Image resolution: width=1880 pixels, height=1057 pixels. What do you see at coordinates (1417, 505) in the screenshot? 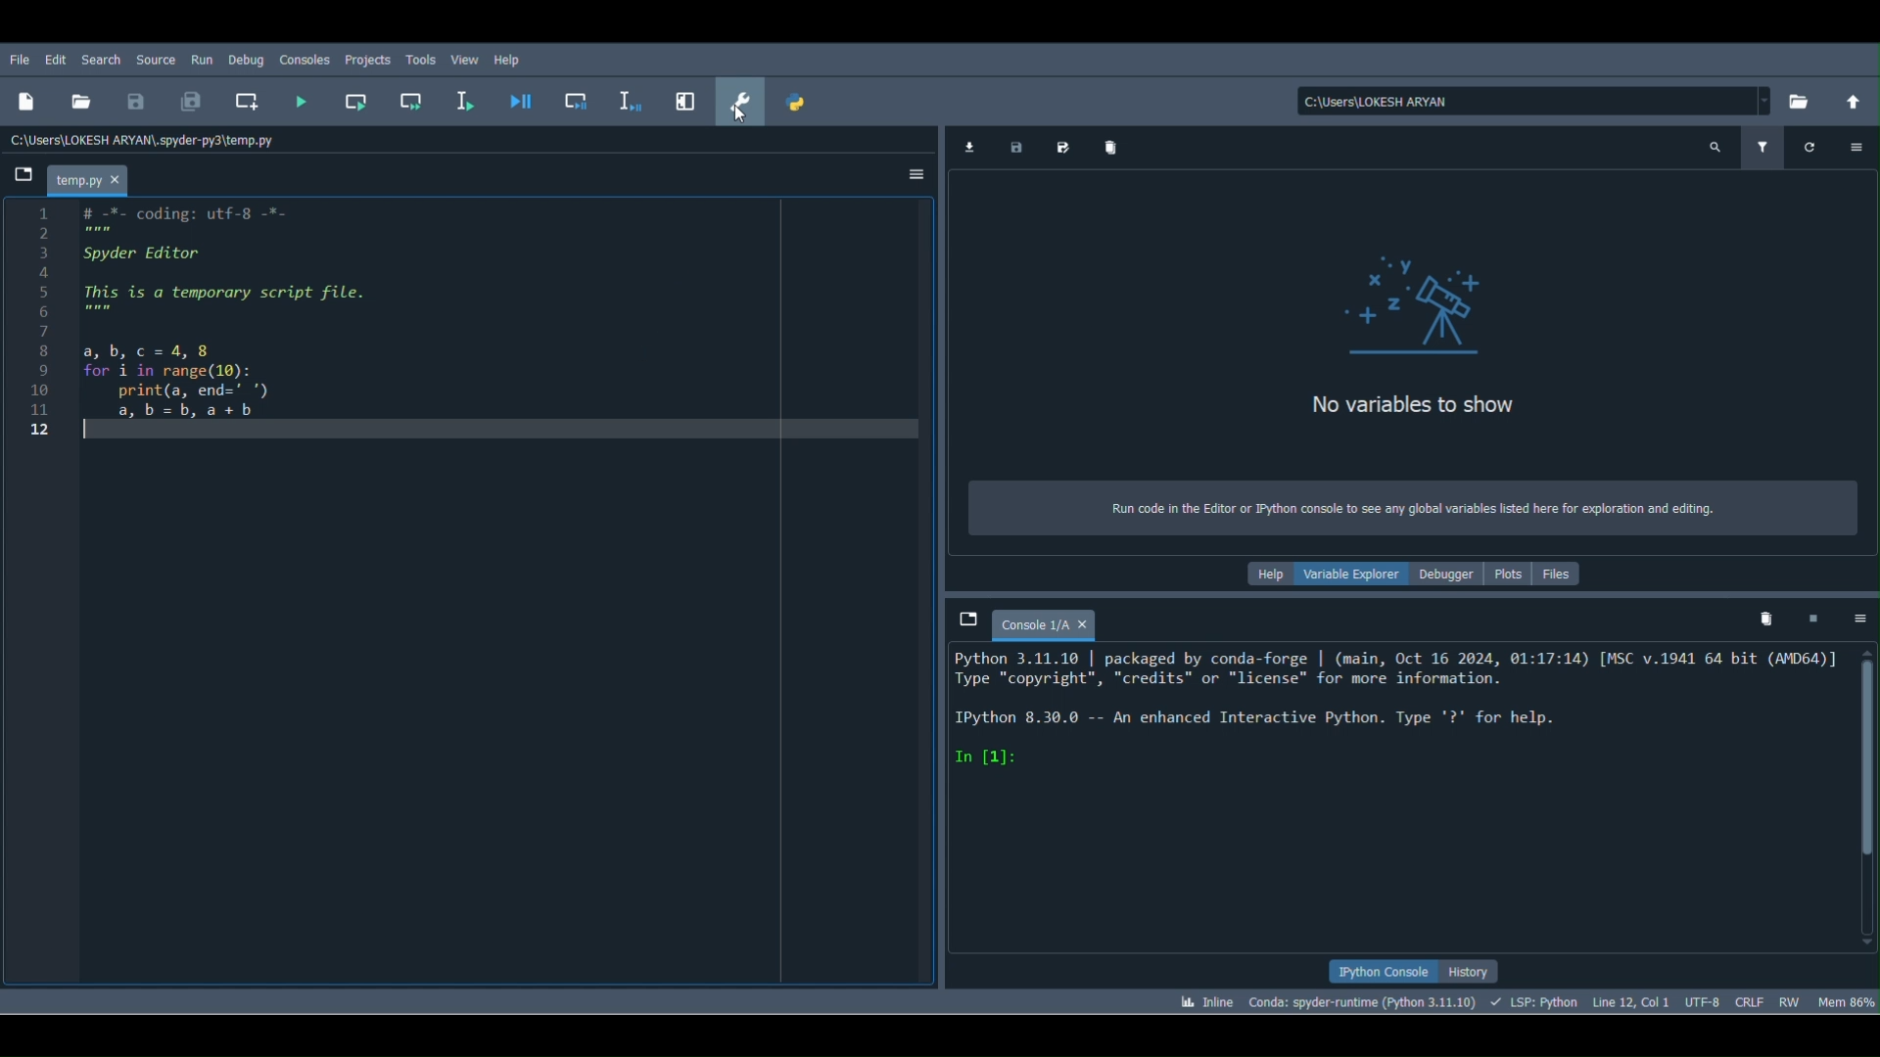
I see `Text` at bounding box center [1417, 505].